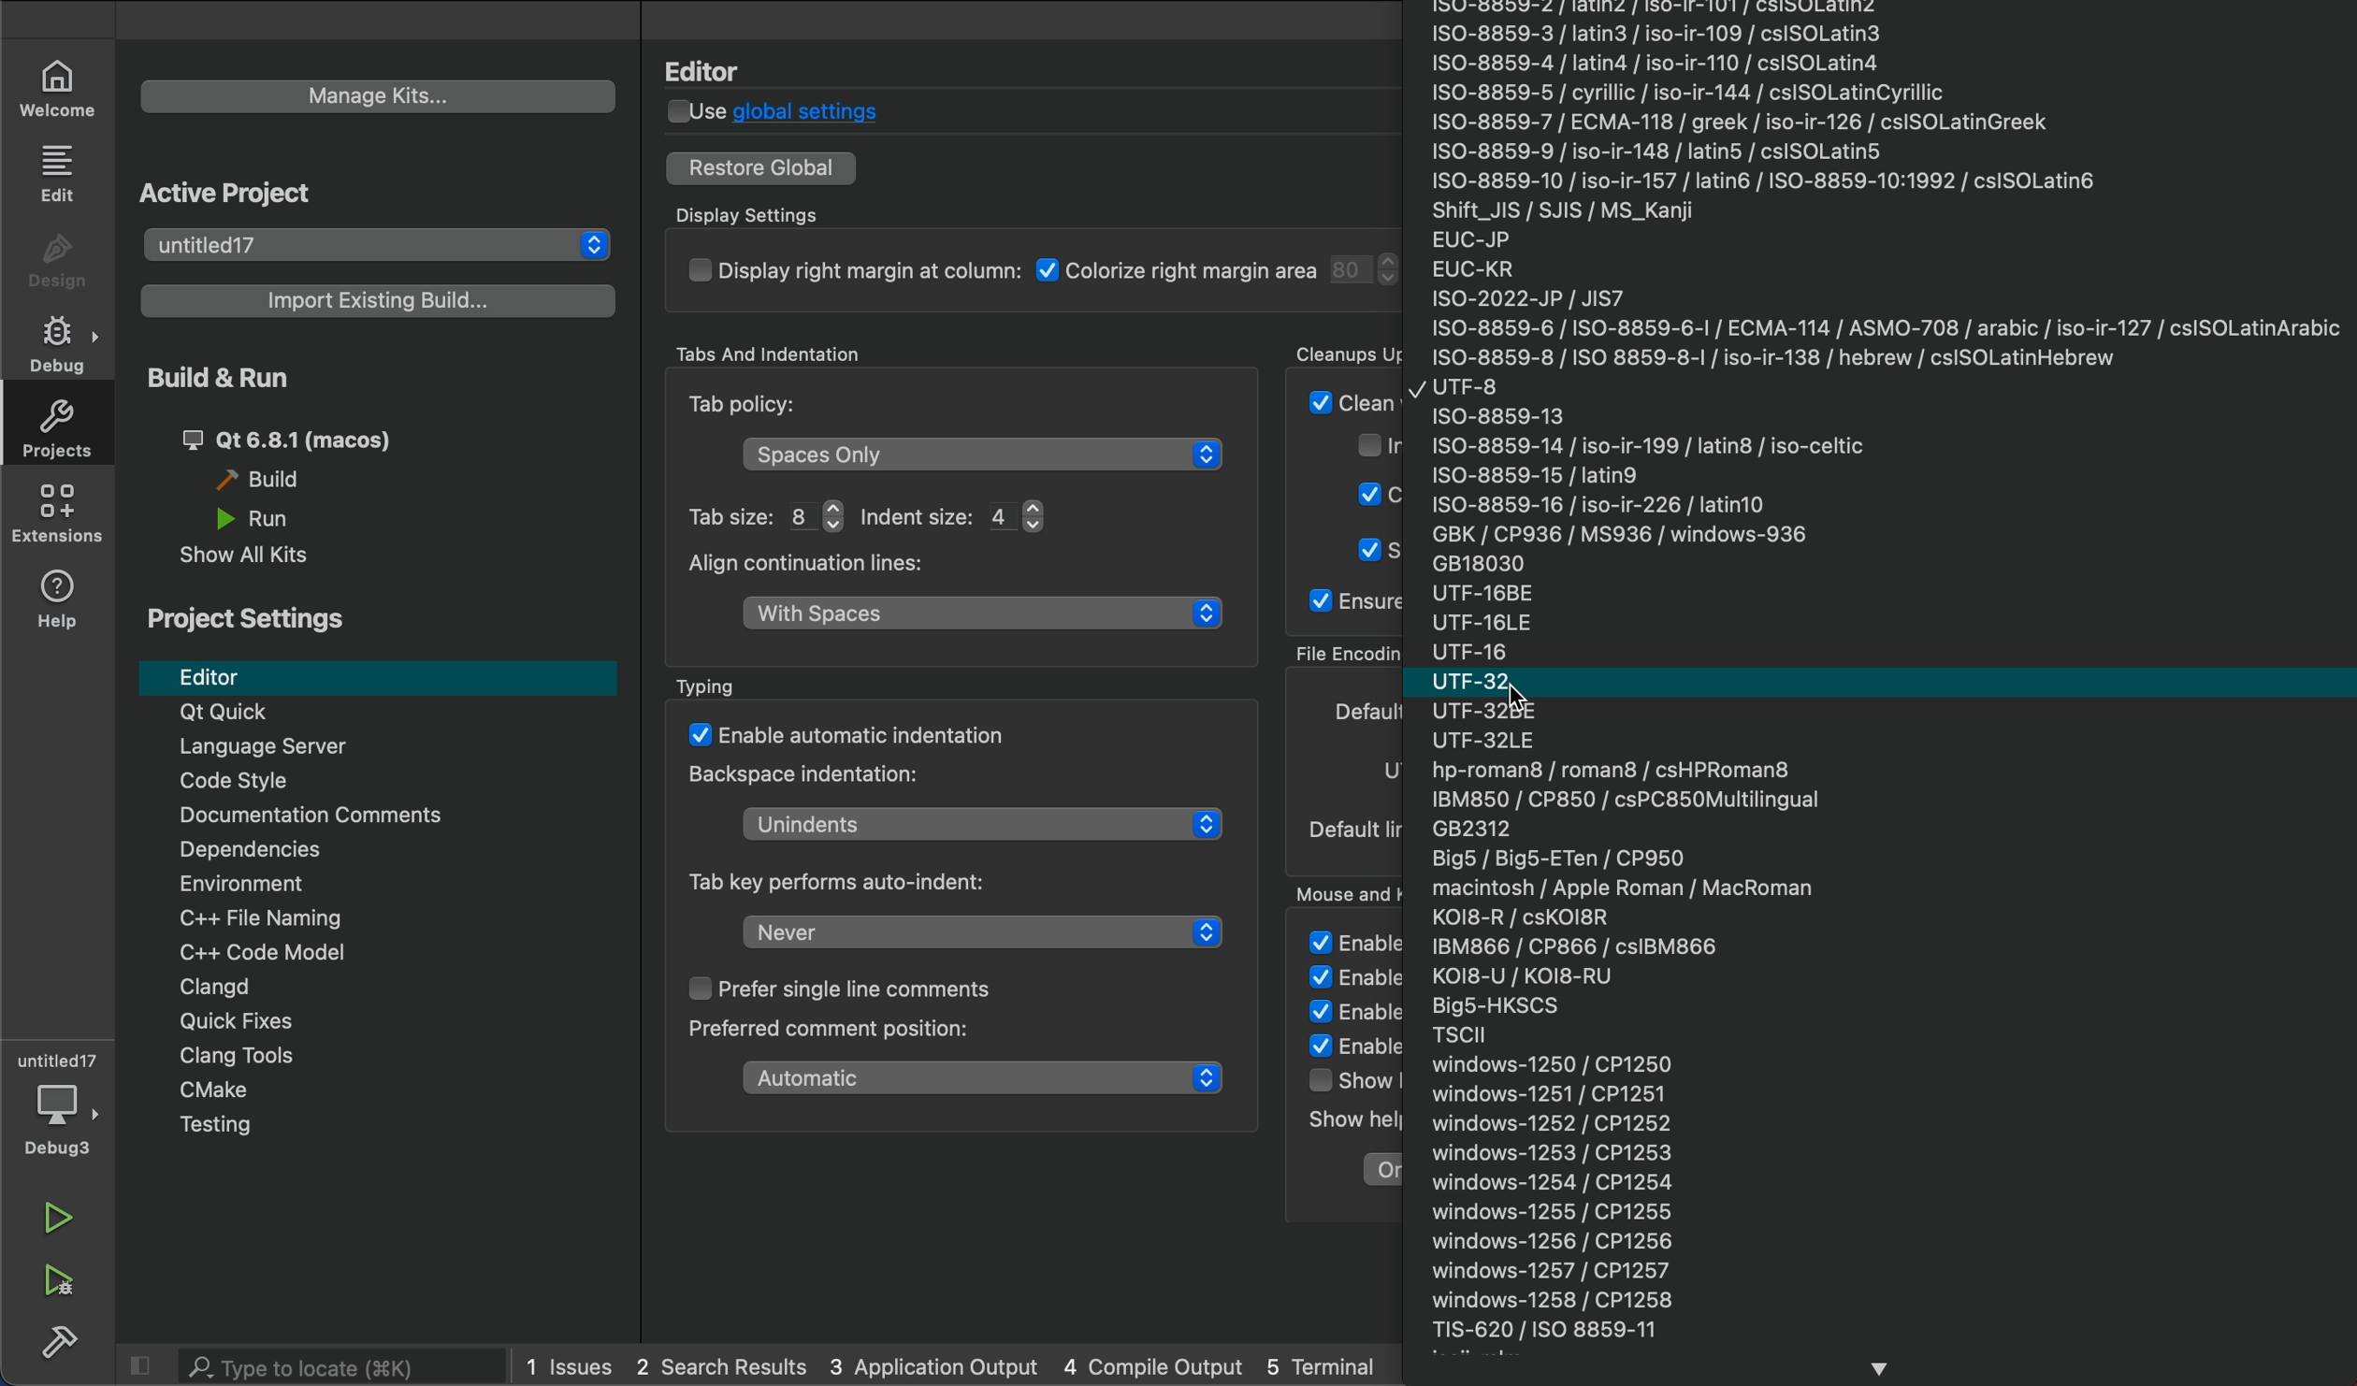  Describe the element at coordinates (754, 514) in the screenshot. I see `tab size and indent` at that location.